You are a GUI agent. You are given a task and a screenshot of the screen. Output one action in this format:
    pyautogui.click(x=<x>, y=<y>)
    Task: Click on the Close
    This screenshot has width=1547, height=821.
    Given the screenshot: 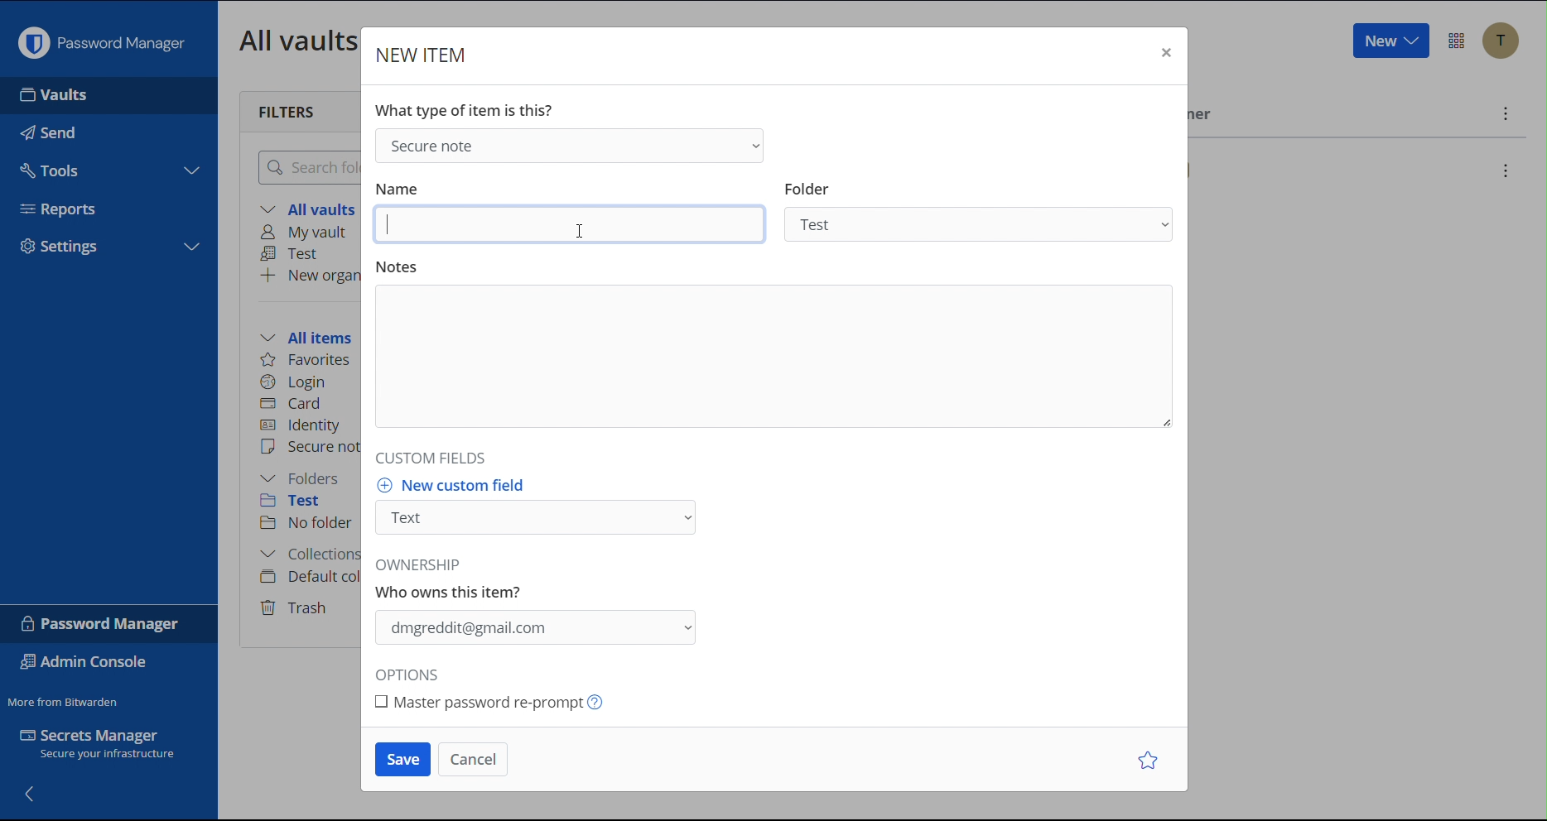 What is the action you would take?
    pyautogui.click(x=1164, y=55)
    